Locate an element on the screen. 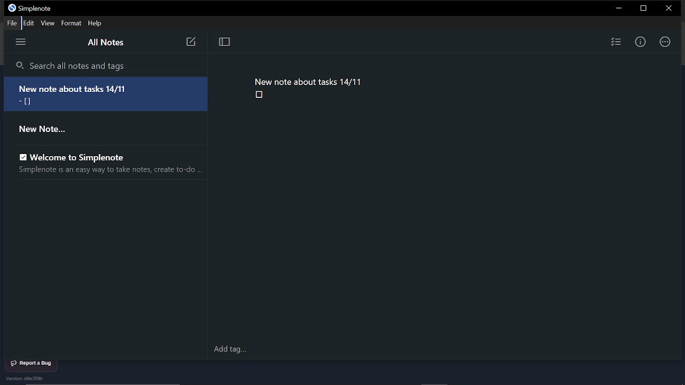  Format is located at coordinates (71, 24).